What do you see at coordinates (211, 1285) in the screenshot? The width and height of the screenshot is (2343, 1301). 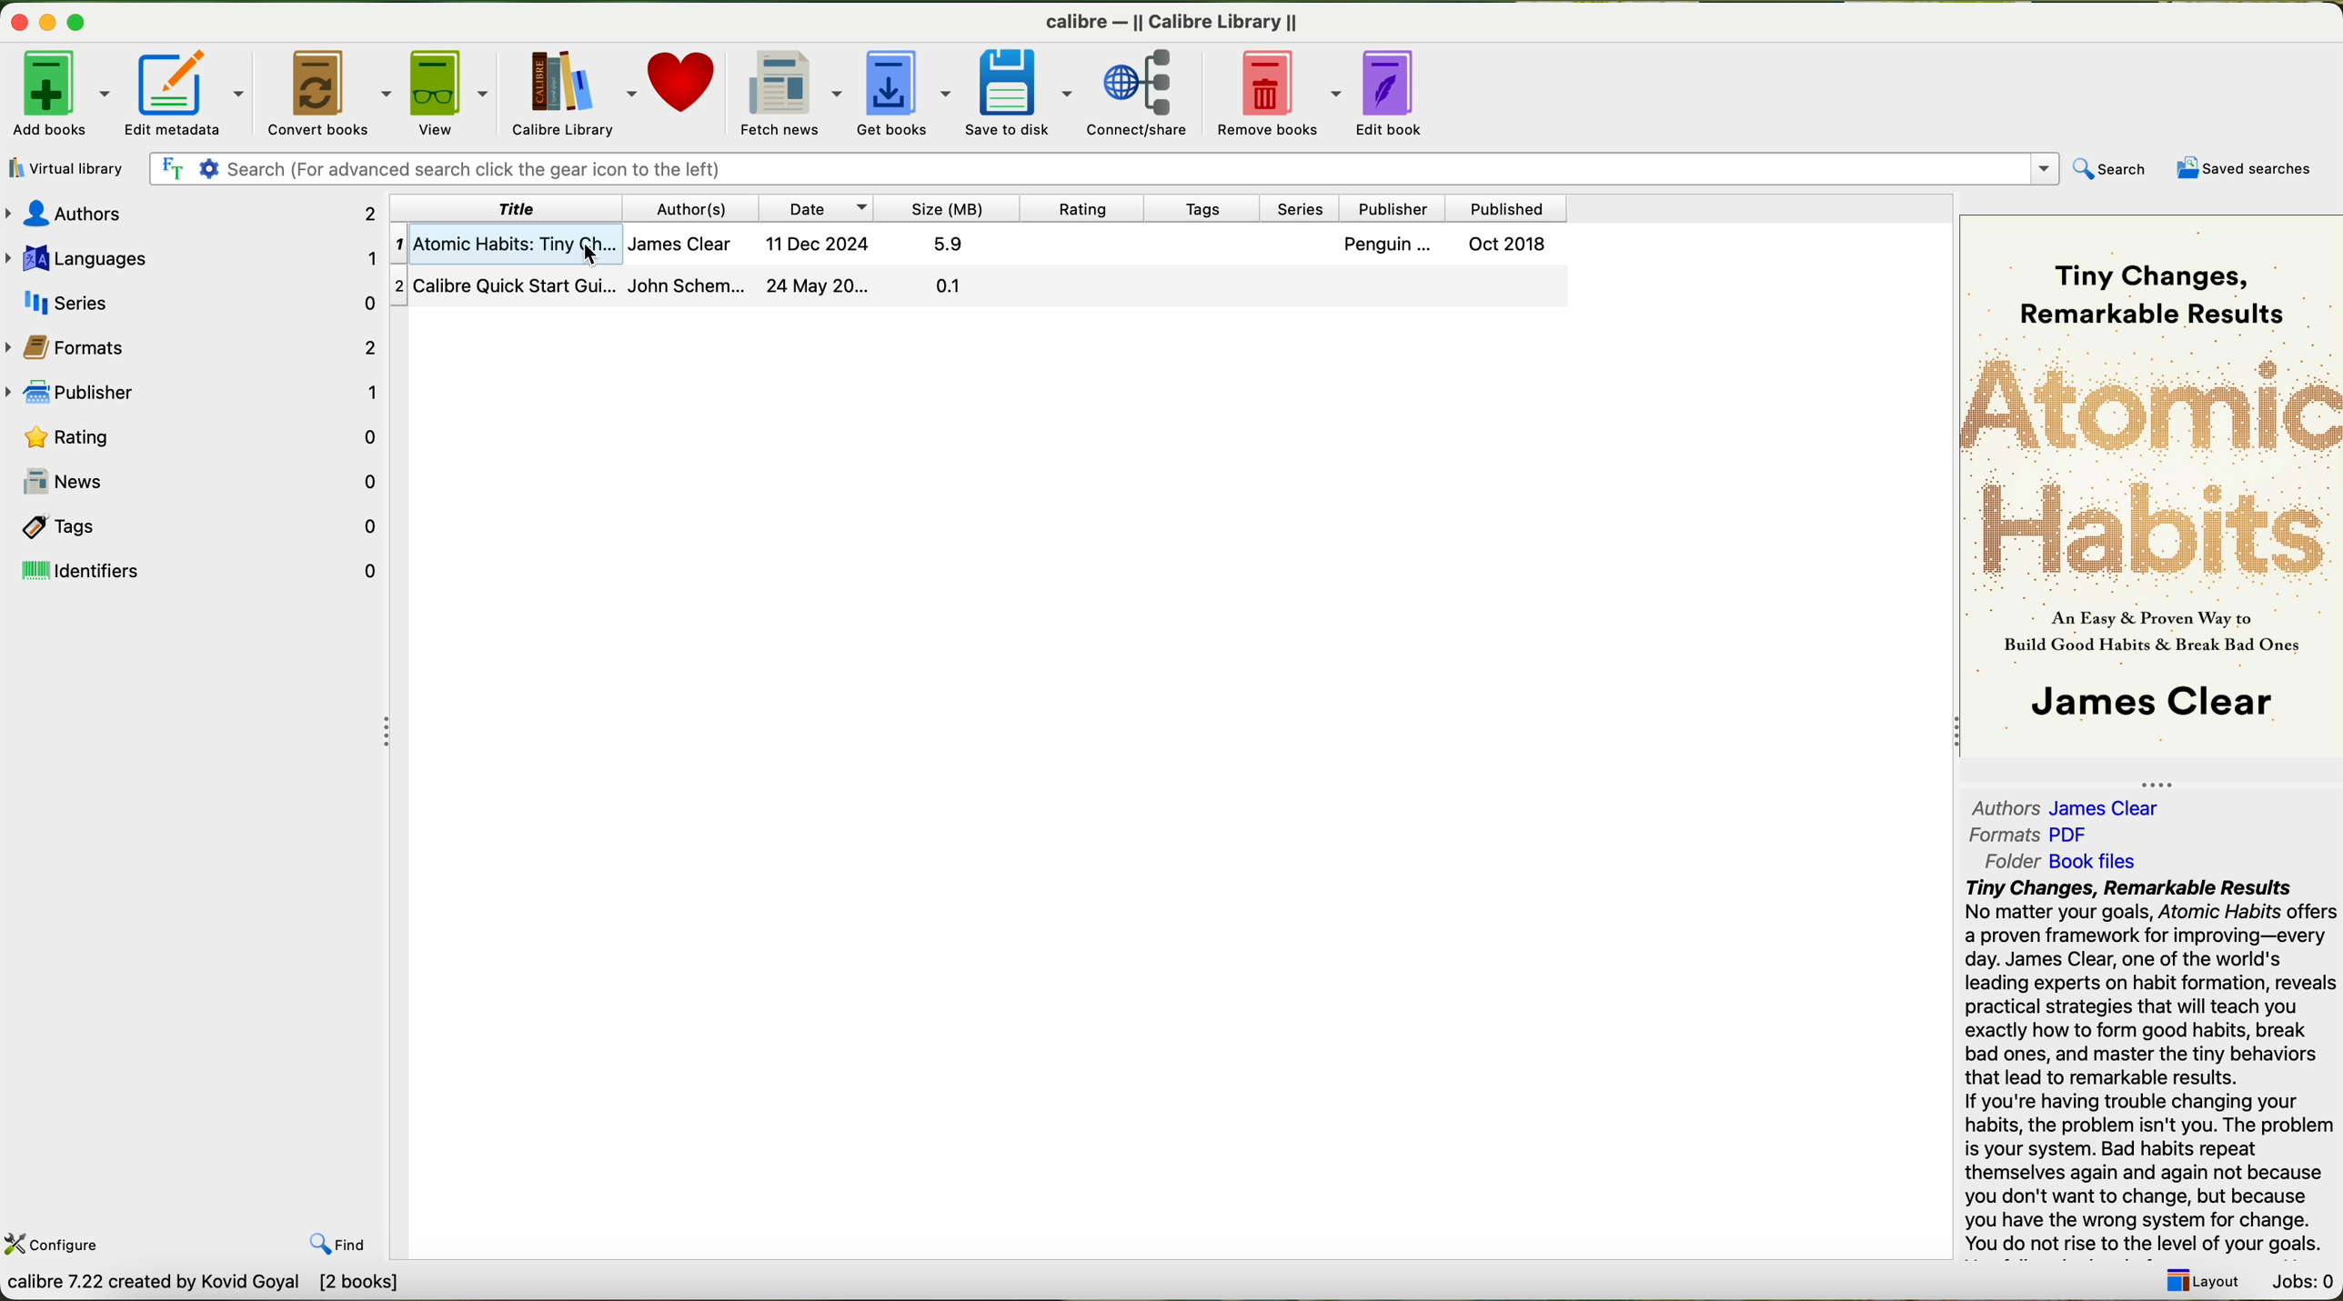 I see `data` at bounding box center [211, 1285].